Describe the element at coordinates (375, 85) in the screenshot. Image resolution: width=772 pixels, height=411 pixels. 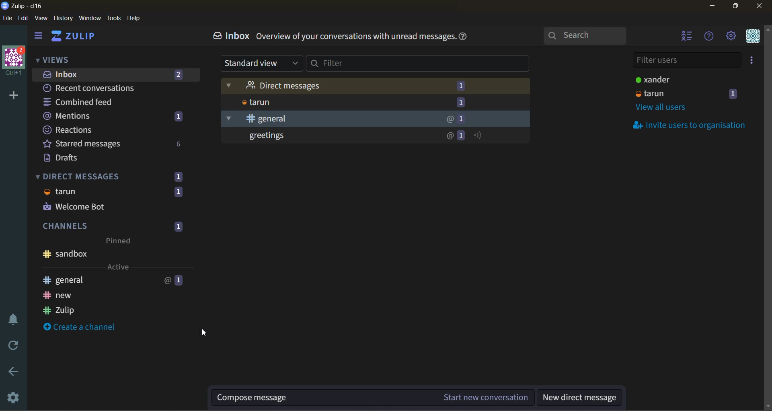
I see `Direct Message` at that location.